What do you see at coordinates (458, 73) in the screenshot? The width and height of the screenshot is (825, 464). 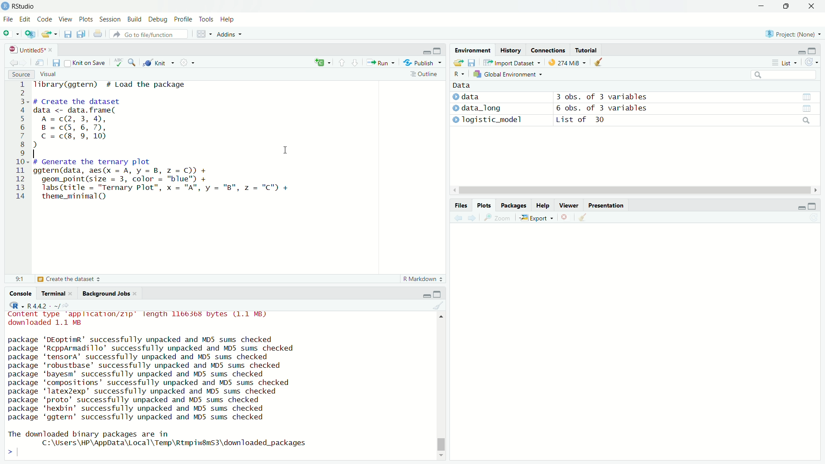 I see `R~` at bounding box center [458, 73].